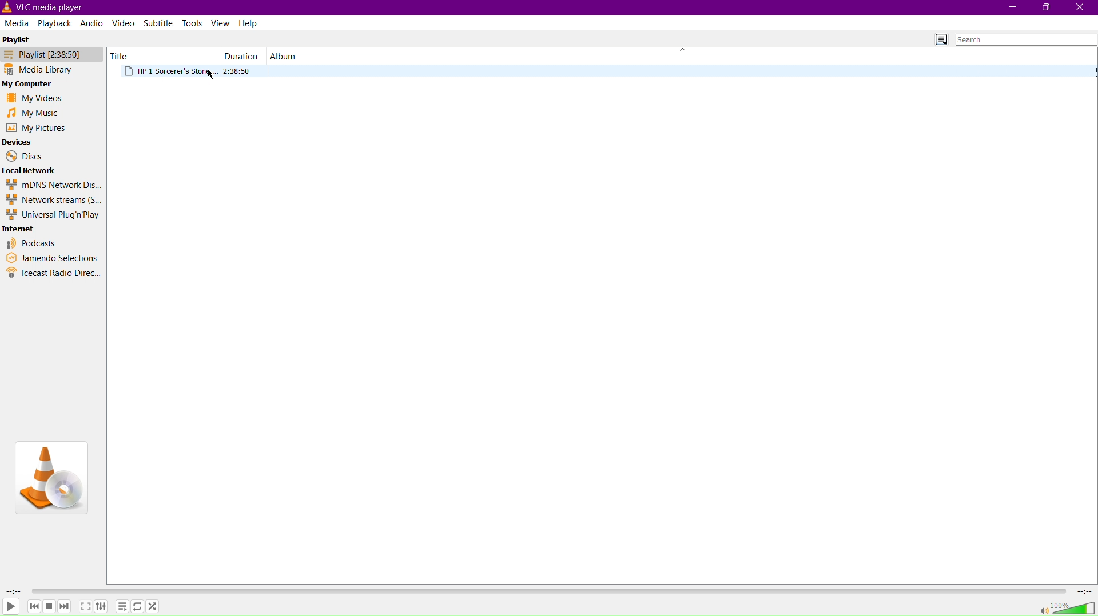 The image size is (1098, 616). Describe the element at coordinates (1011, 7) in the screenshot. I see `Minimize` at that location.